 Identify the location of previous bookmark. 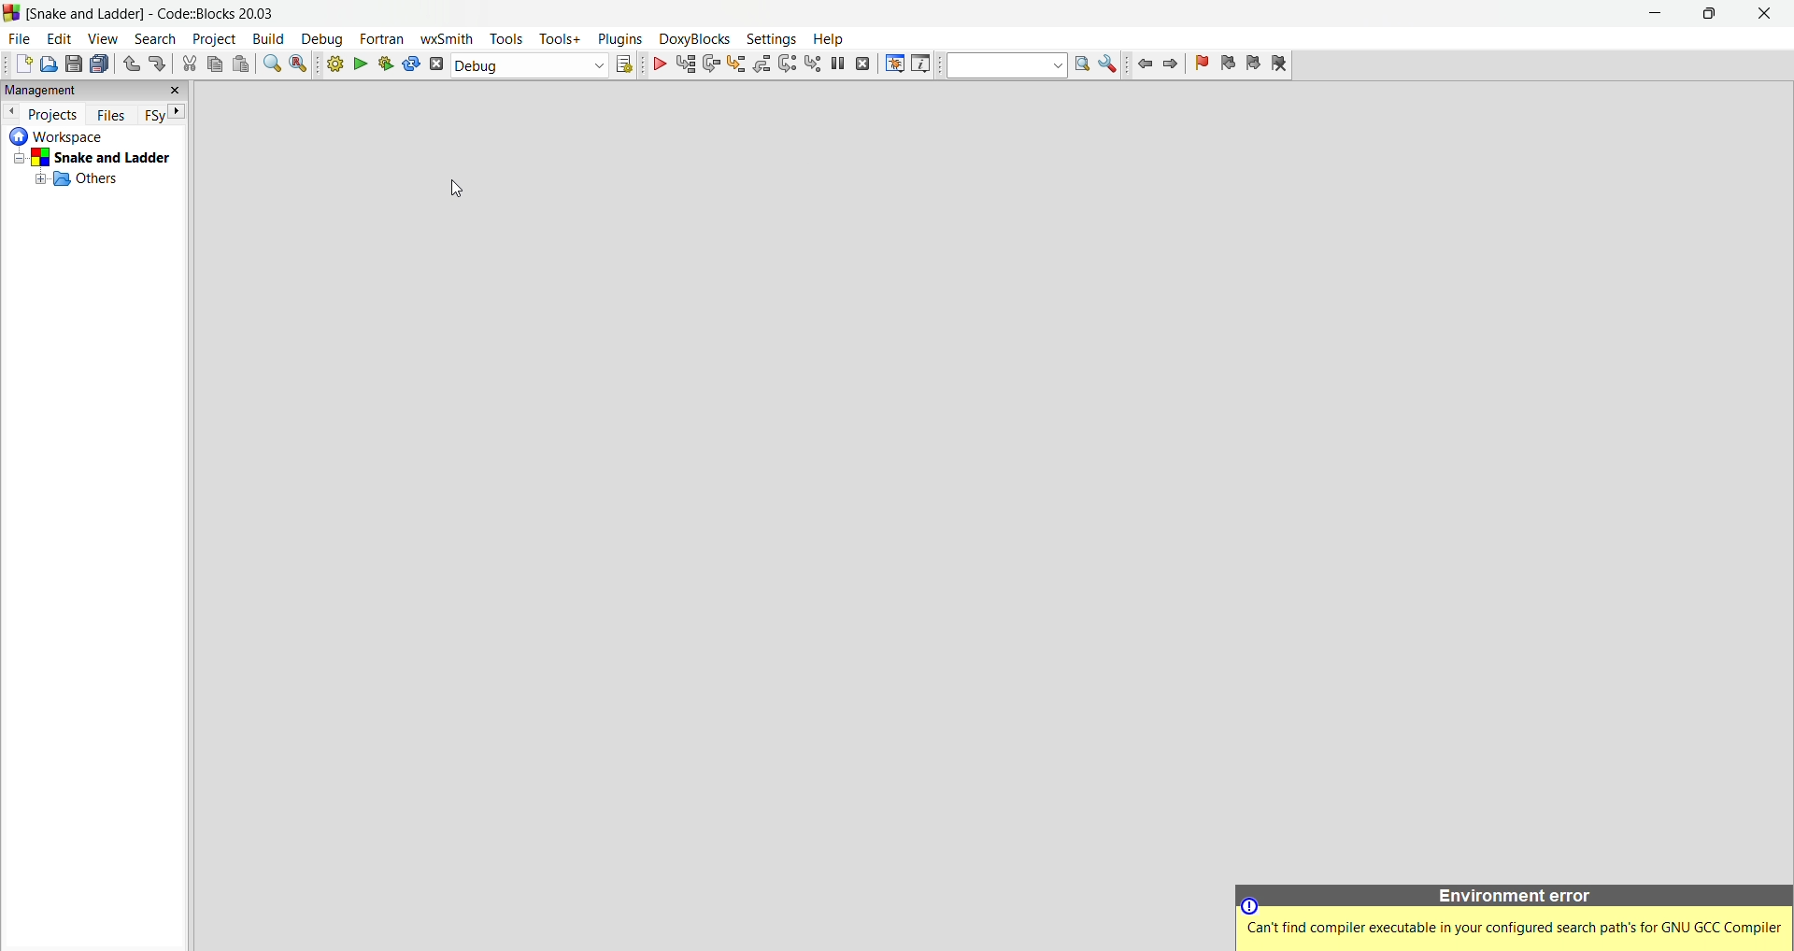
(1228, 64).